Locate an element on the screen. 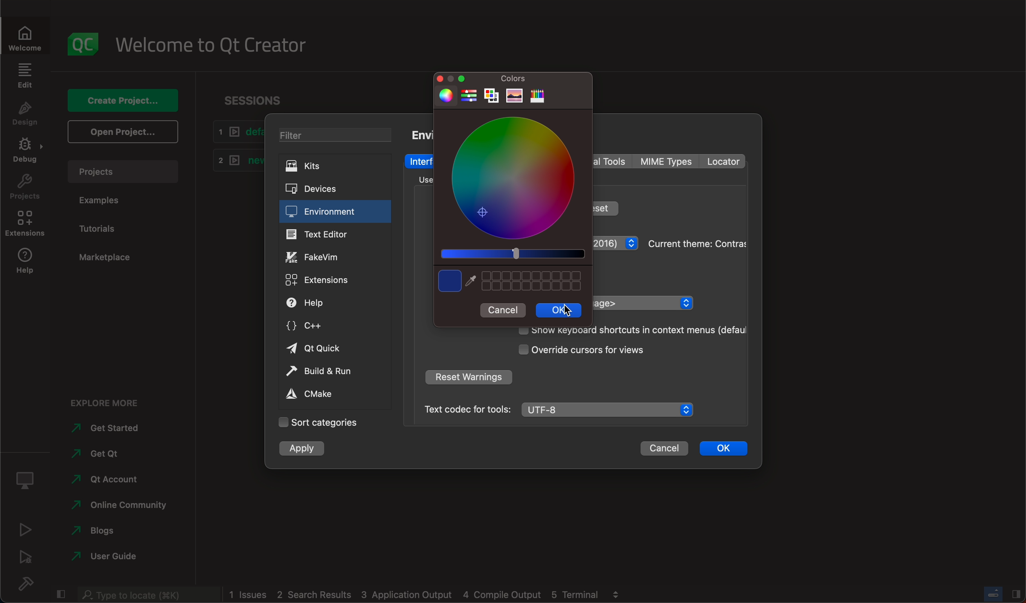 Image resolution: width=1026 pixels, height=603 pixels. external tools is located at coordinates (612, 161).